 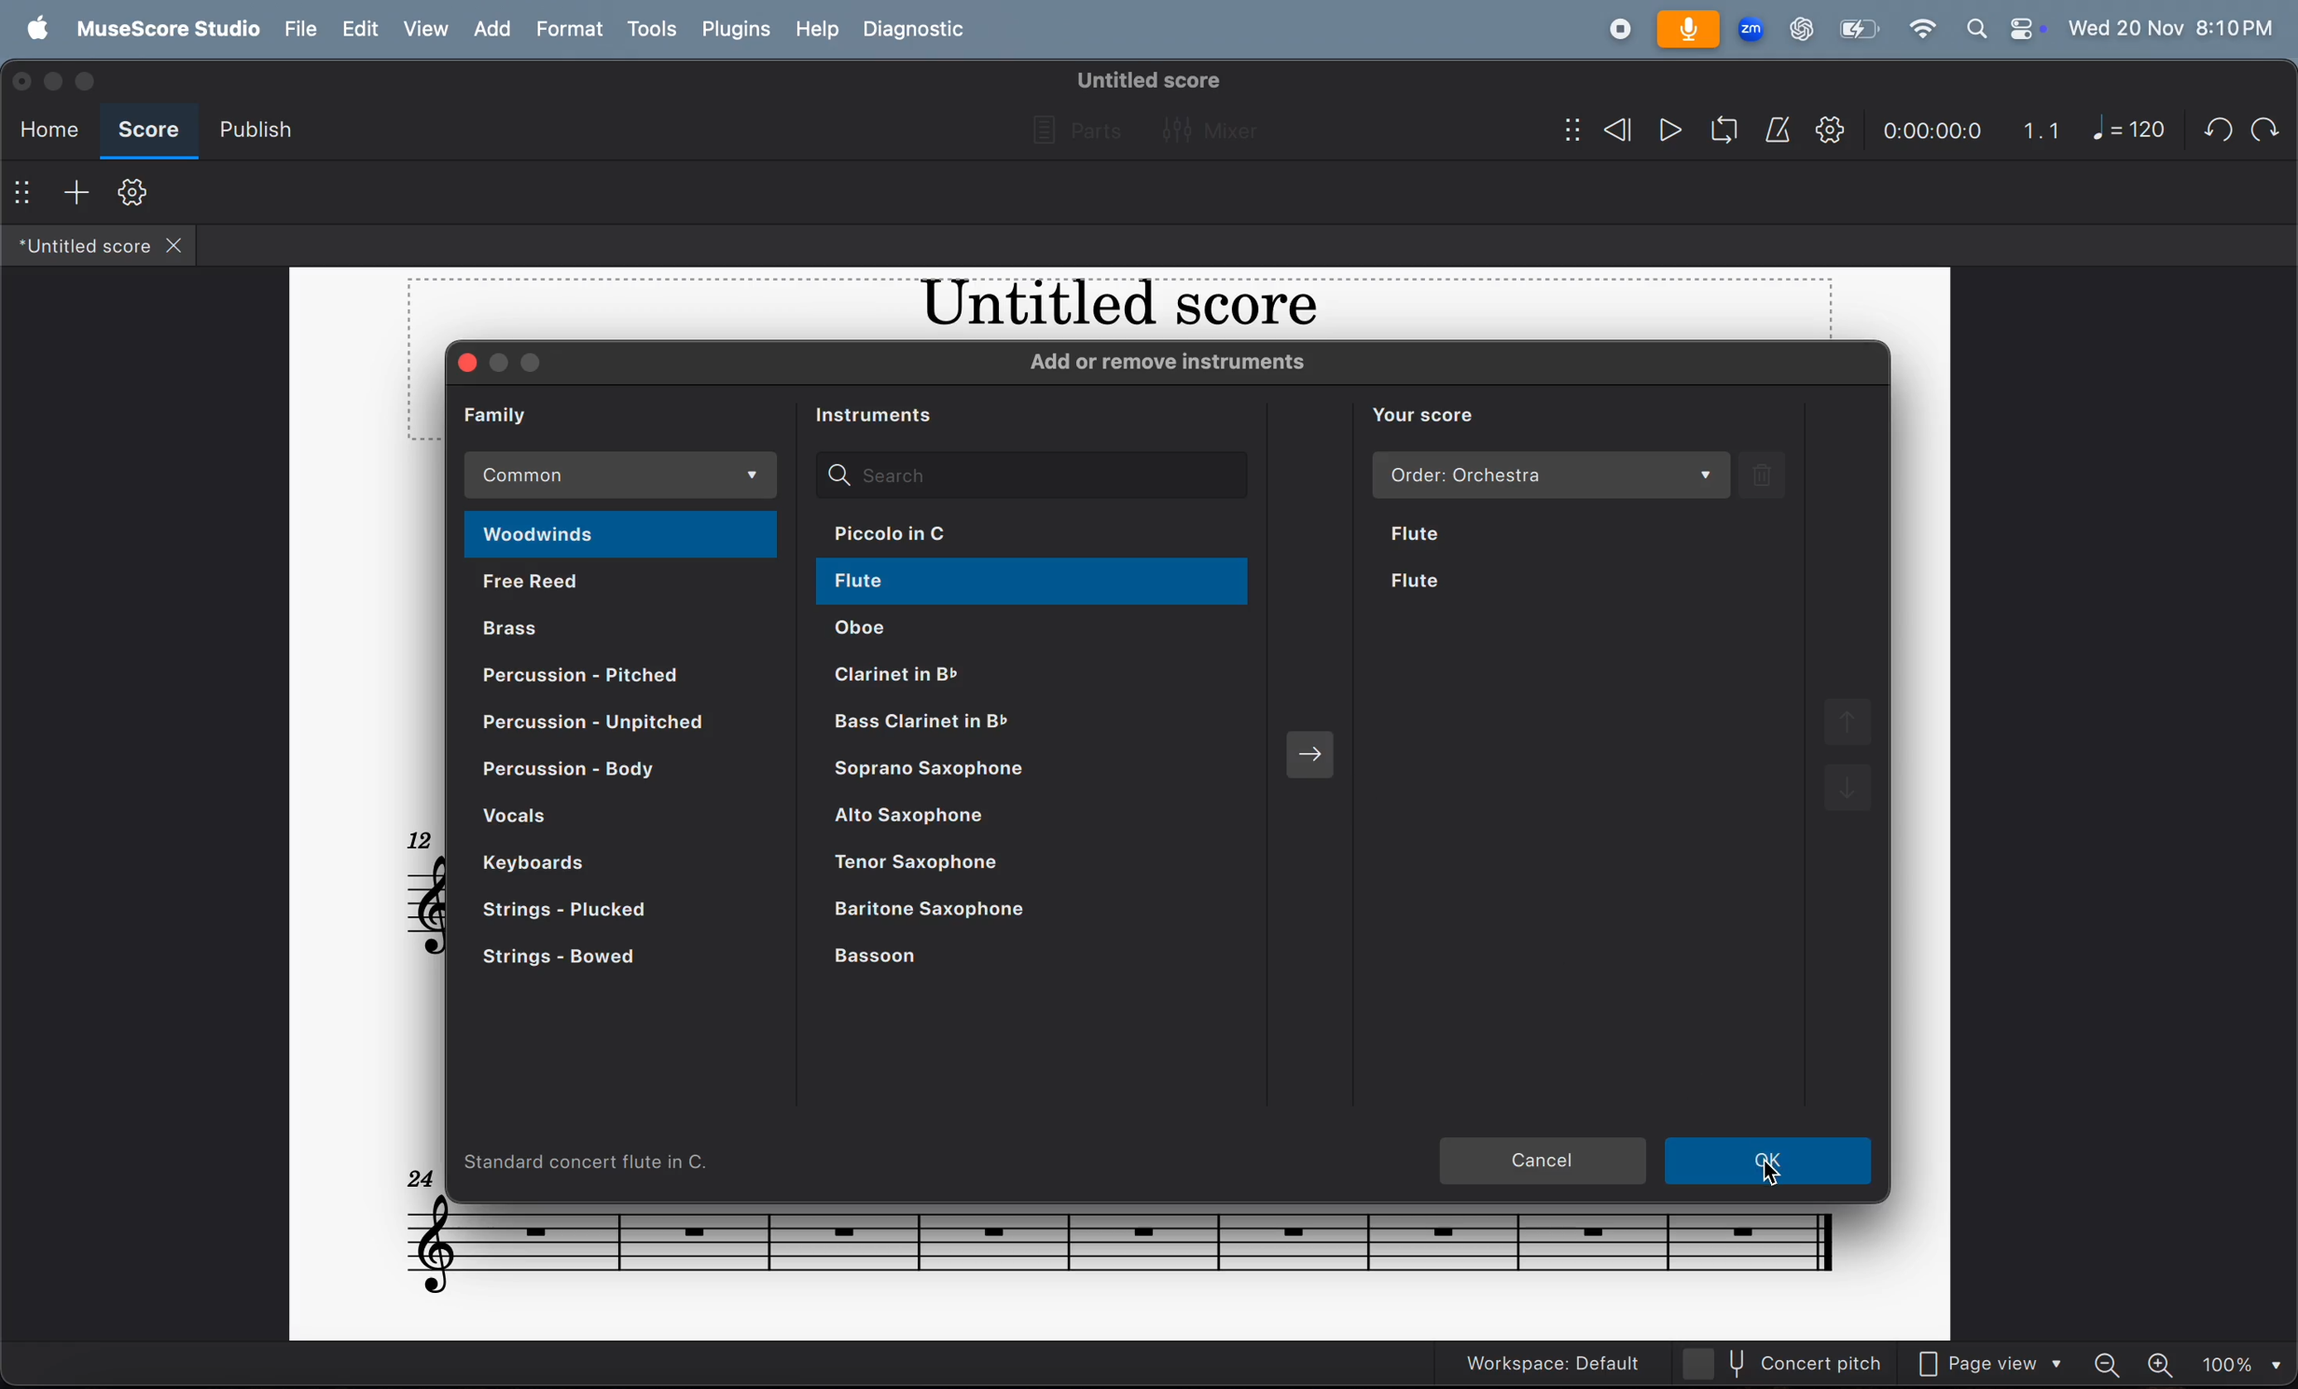 What do you see at coordinates (25, 86) in the screenshot?
I see `close` at bounding box center [25, 86].